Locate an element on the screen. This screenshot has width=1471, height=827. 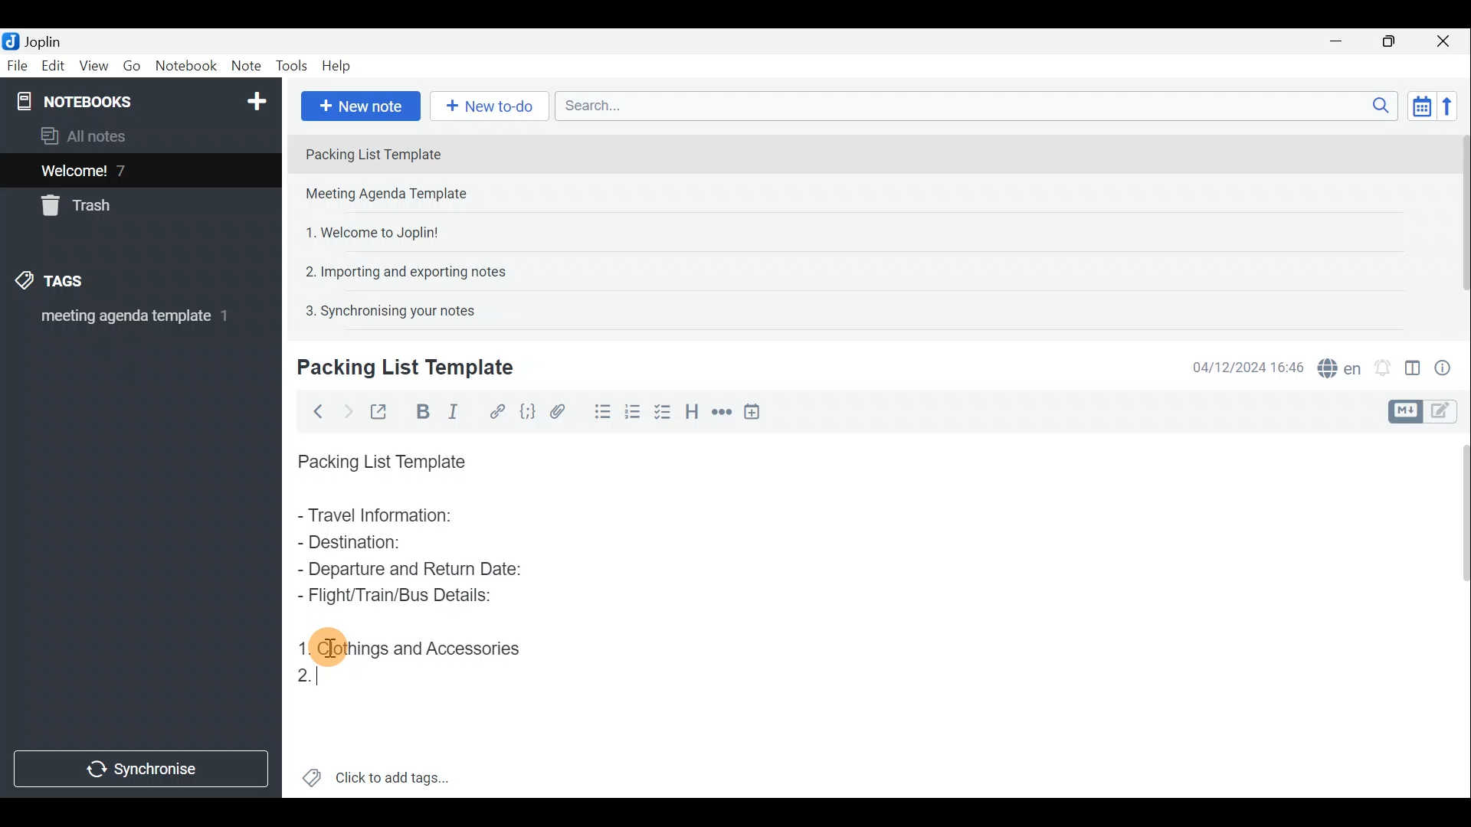
Reverse sort order is located at coordinates (1453, 105).